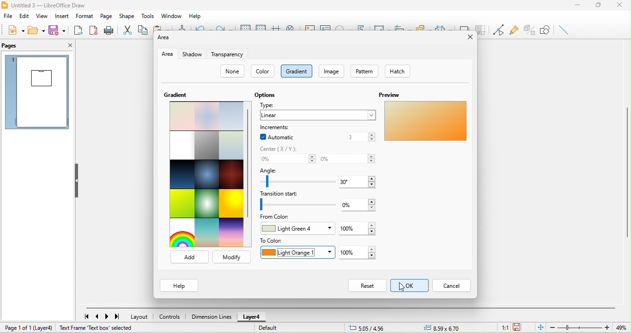  Describe the element at coordinates (361, 137) in the screenshot. I see `3` at that location.